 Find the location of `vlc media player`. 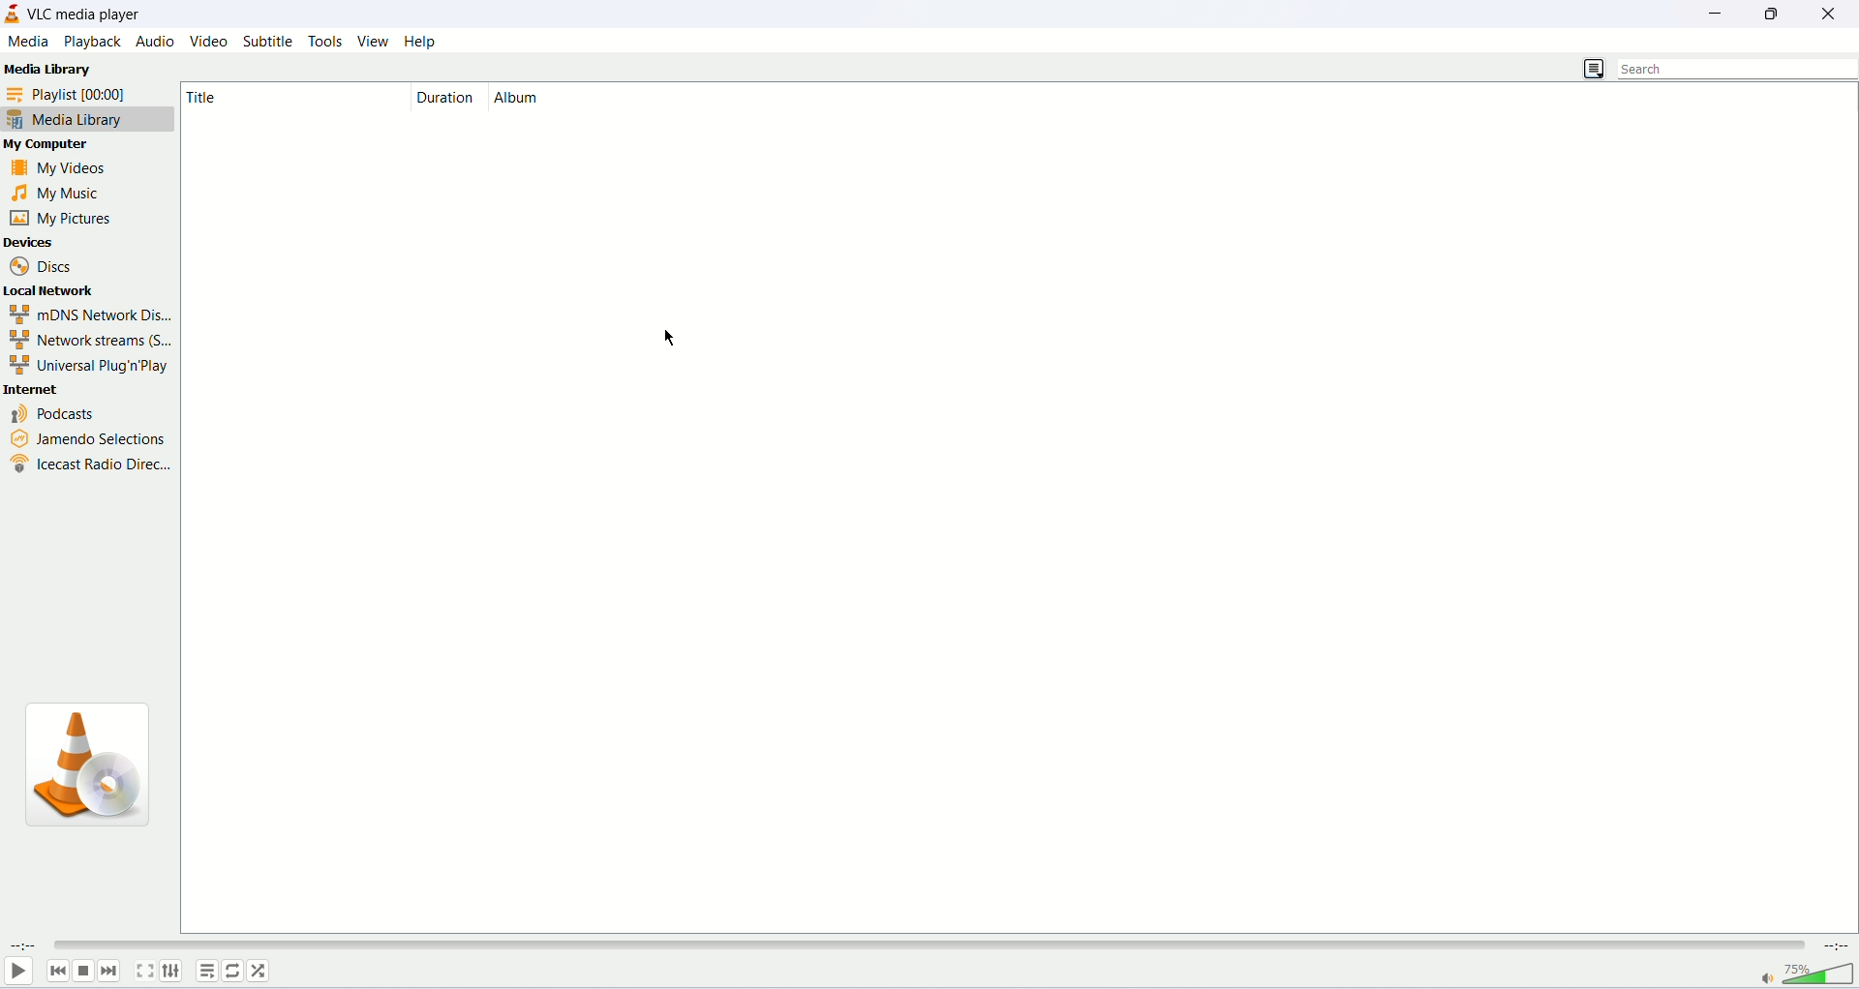

vlc media player is located at coordinates (92, 15).